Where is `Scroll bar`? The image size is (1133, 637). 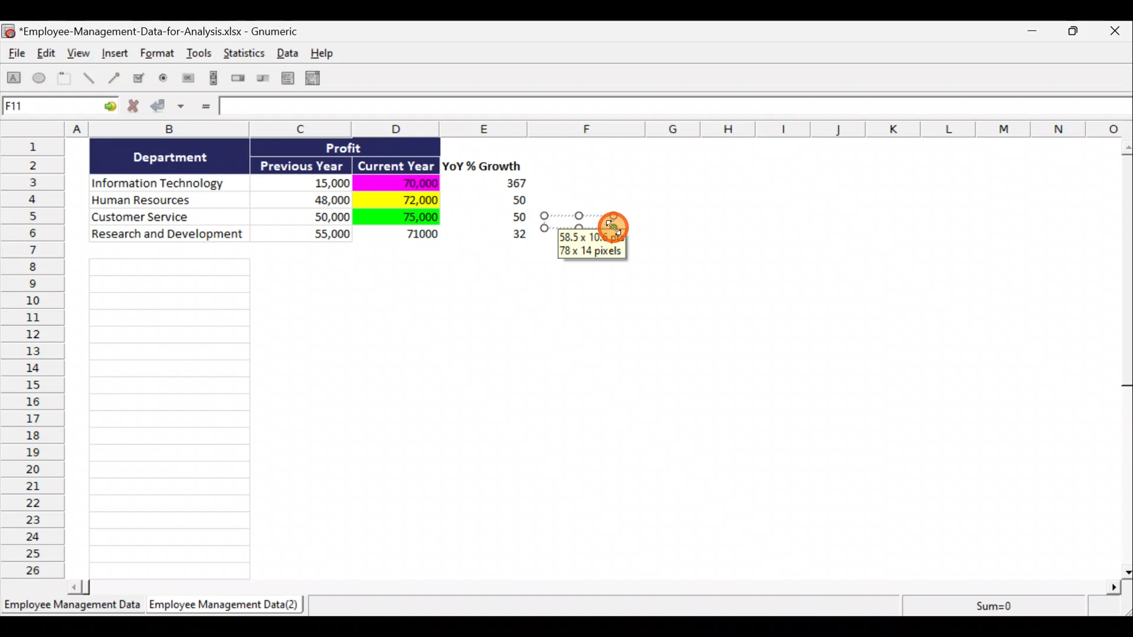
Scroll bar is located at coordinates (1125, 356).